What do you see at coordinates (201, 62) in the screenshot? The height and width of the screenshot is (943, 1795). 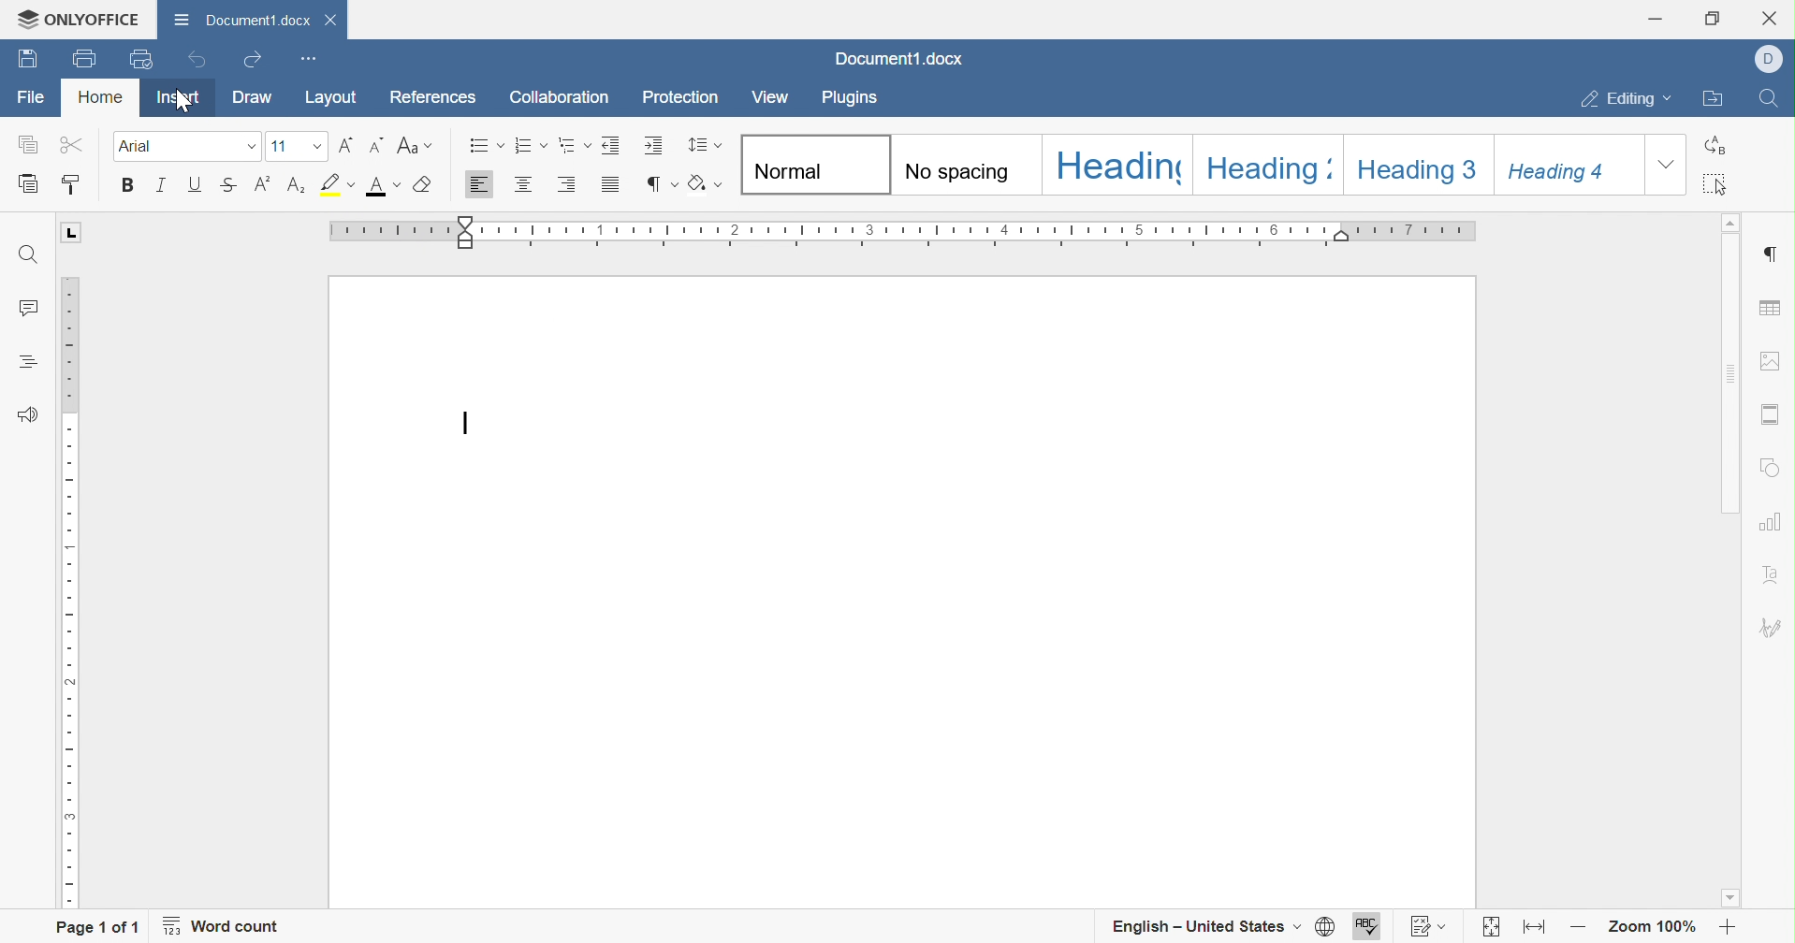 I see `Undo` at bounding box center [201, 62].